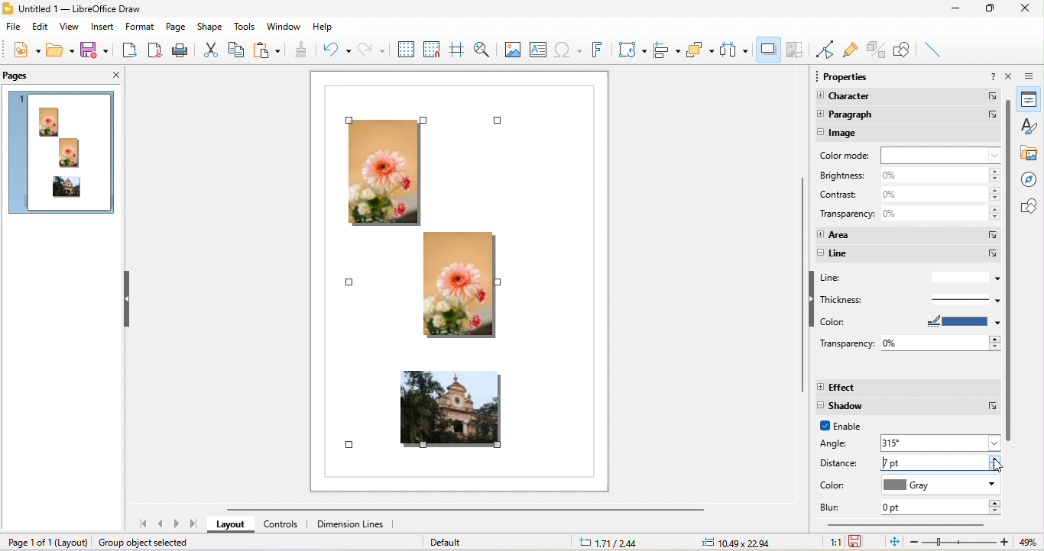 The height and width of the screenshot is (551, 1044). Describe the element at coordinates (210, 49) in the screenshot. I see `cut` at that location.